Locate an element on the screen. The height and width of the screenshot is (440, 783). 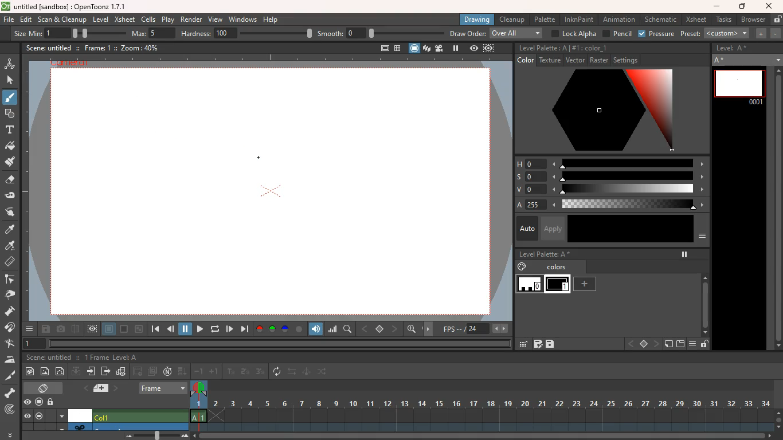
frame is located at coordinates (198, 406).